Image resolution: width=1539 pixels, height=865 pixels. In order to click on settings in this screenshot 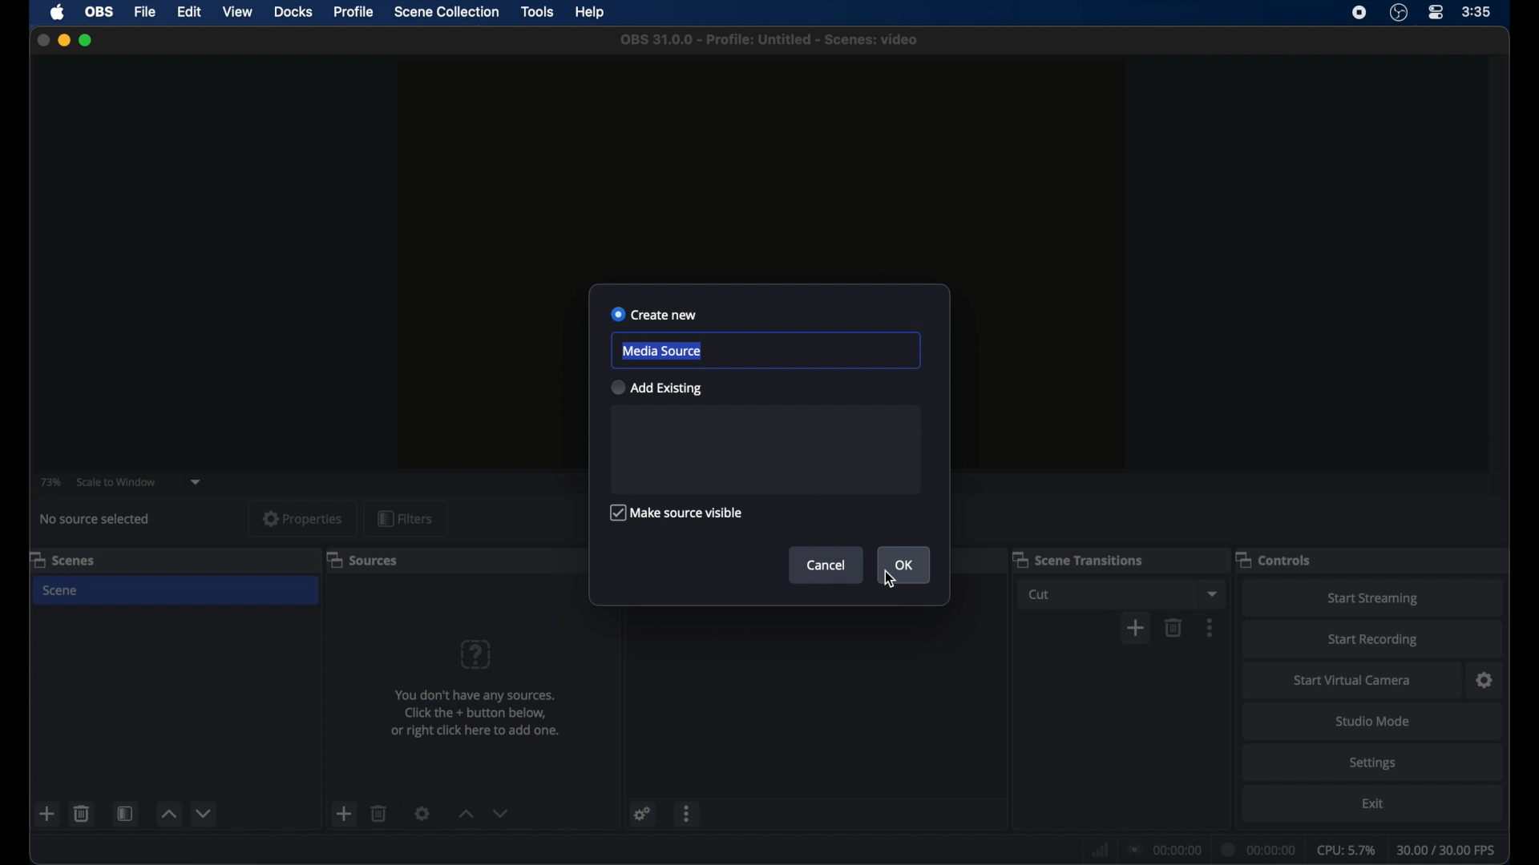, I will do `click(1372, 764)`.